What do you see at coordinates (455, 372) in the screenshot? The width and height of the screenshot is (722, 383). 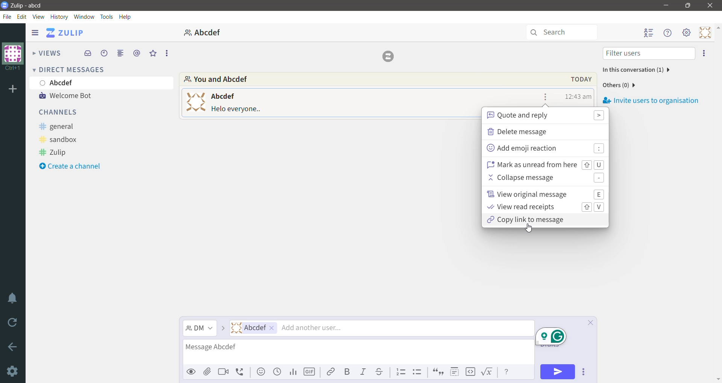 I see `Spoiler` at bounding box center [455, 372].